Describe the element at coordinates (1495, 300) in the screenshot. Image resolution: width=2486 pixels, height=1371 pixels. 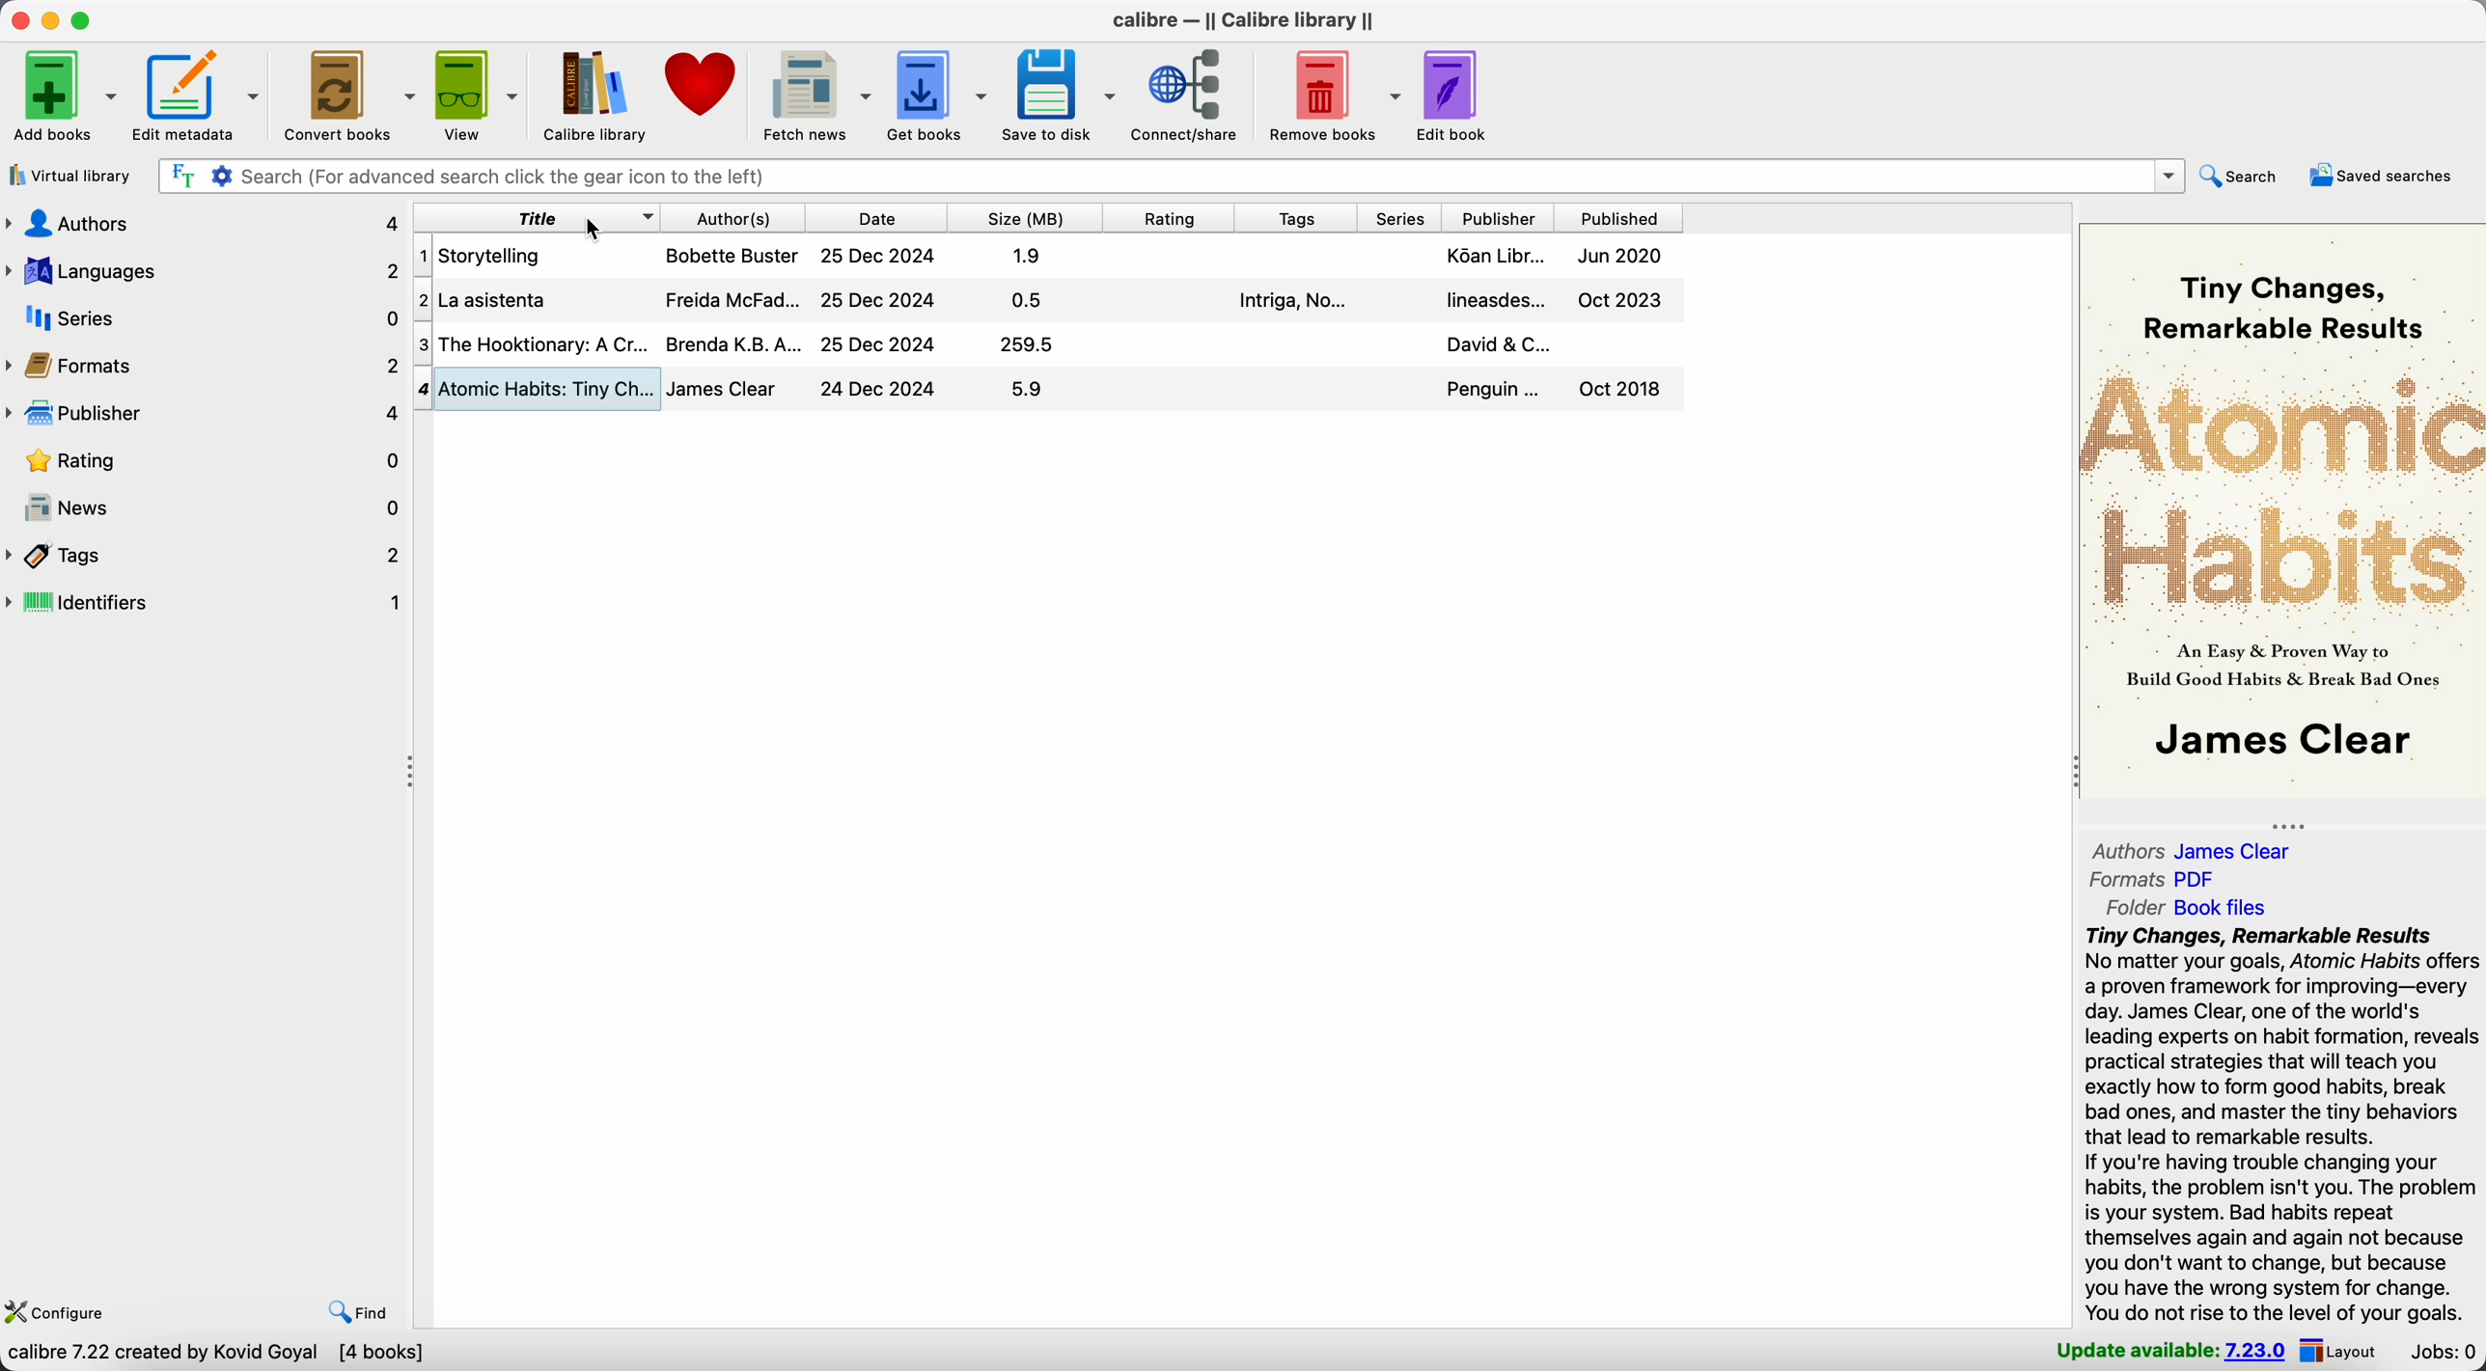
I see `lineasdes...` at that location.